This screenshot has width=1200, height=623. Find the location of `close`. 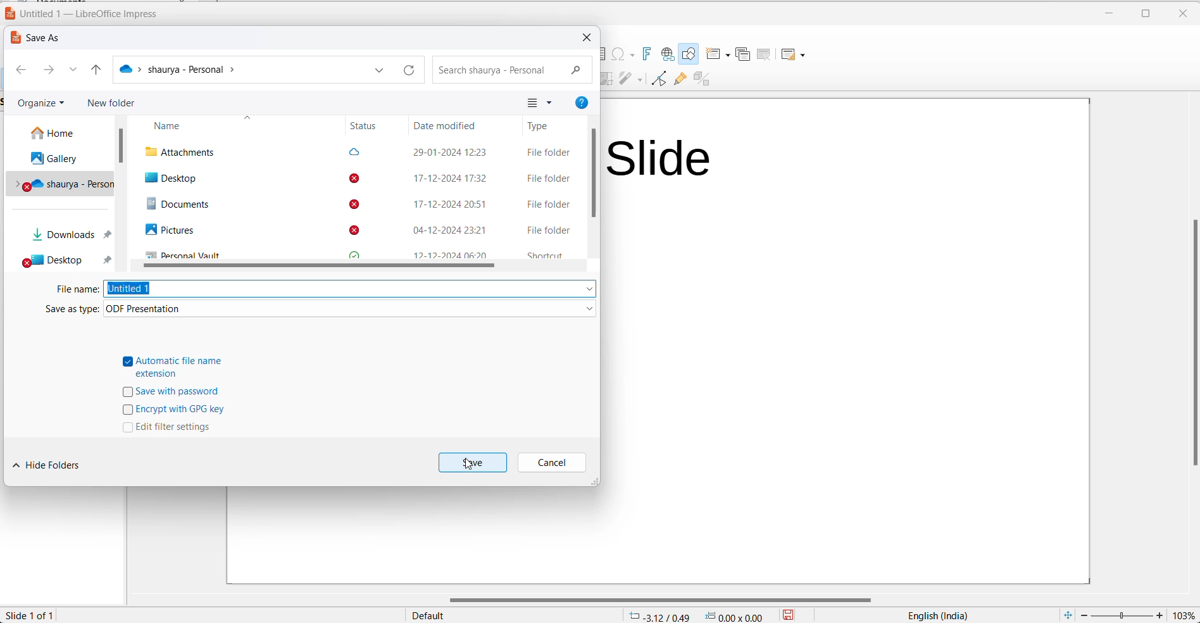

close is located at coordinates (591, 39).